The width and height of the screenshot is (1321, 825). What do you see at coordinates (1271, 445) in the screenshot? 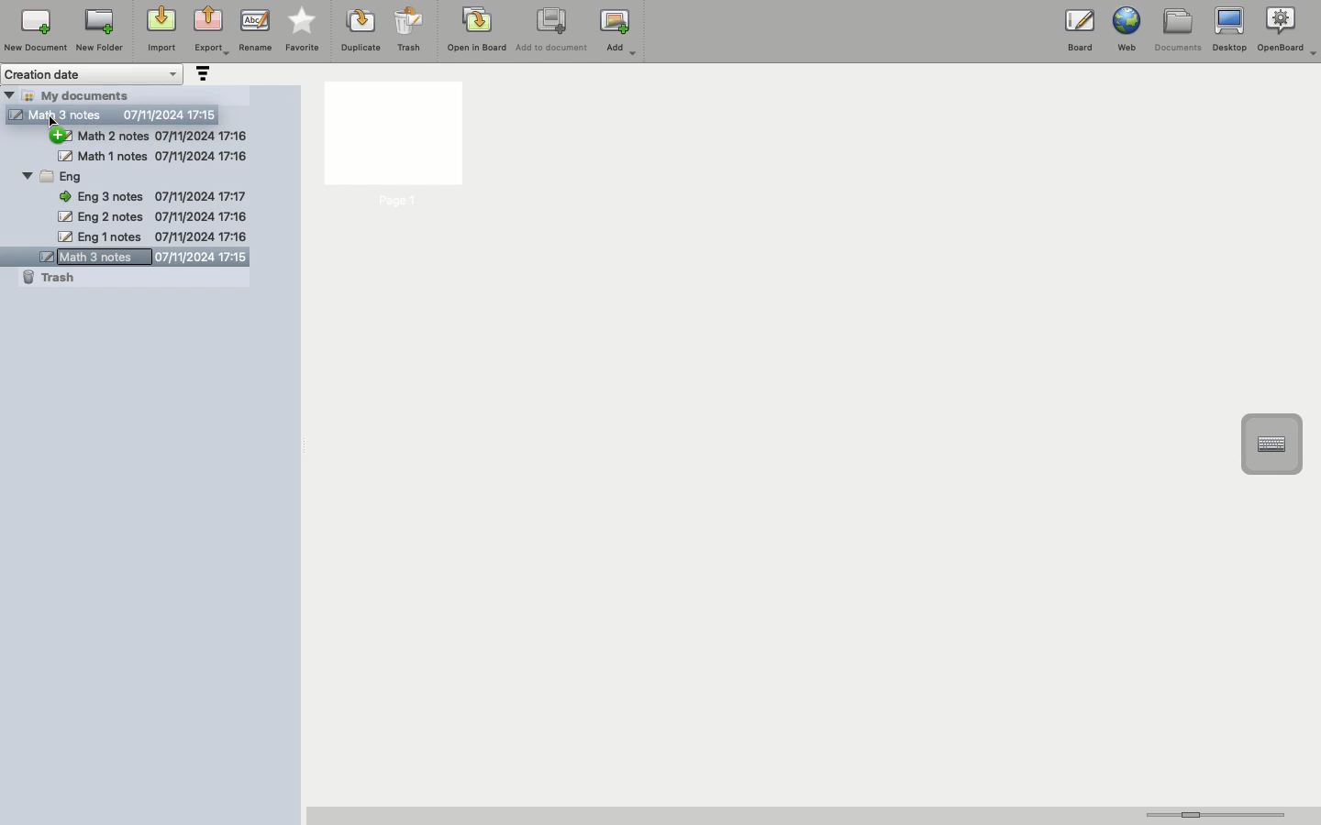
I see `Text input` at bounding box center [1271, 445].